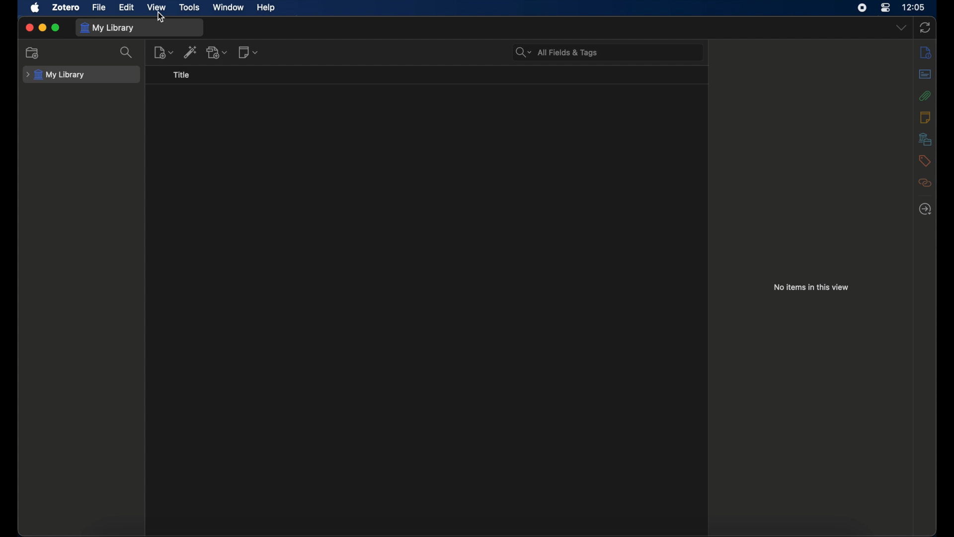 The height and width of the screenshot is (537, 954). Describe the element at coordinates (36, 7) in the screenshot. I see `apple` at that location.